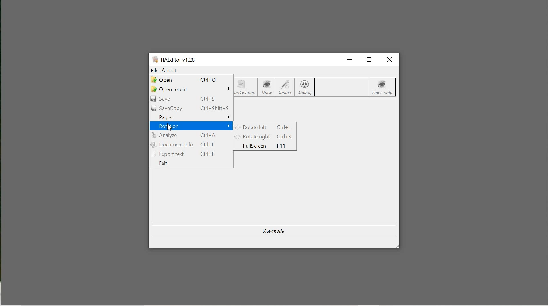 This screenshot has height=306, width=548. What do you see at coordinates (265, 136) in the screenshot?
I see `rotate right` at bounding box center [265, 136].